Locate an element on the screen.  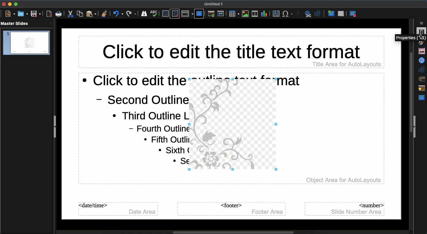
Slide transition is located at coordinates (421, 79).